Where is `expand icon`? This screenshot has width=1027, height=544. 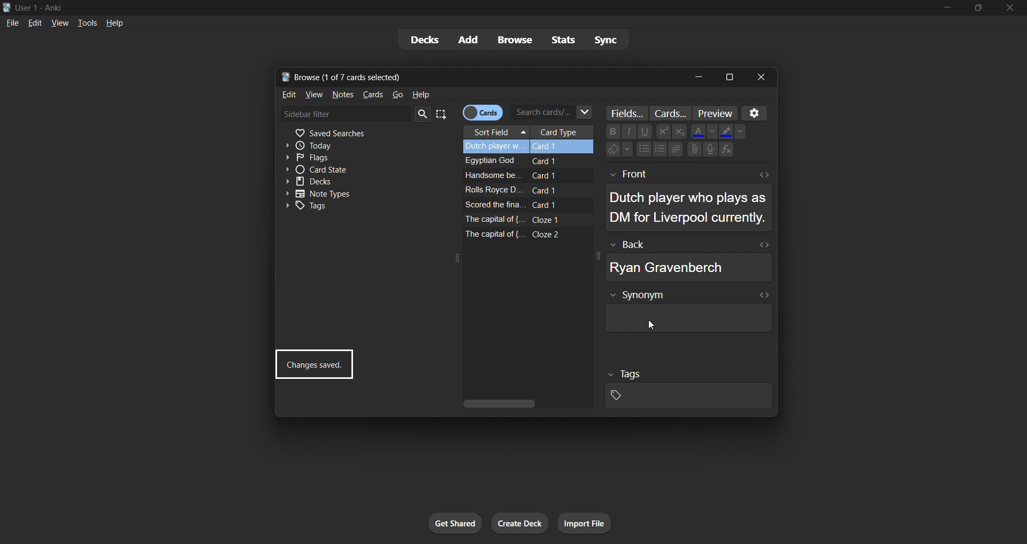 expand icon is located at coordinates (454, 259).